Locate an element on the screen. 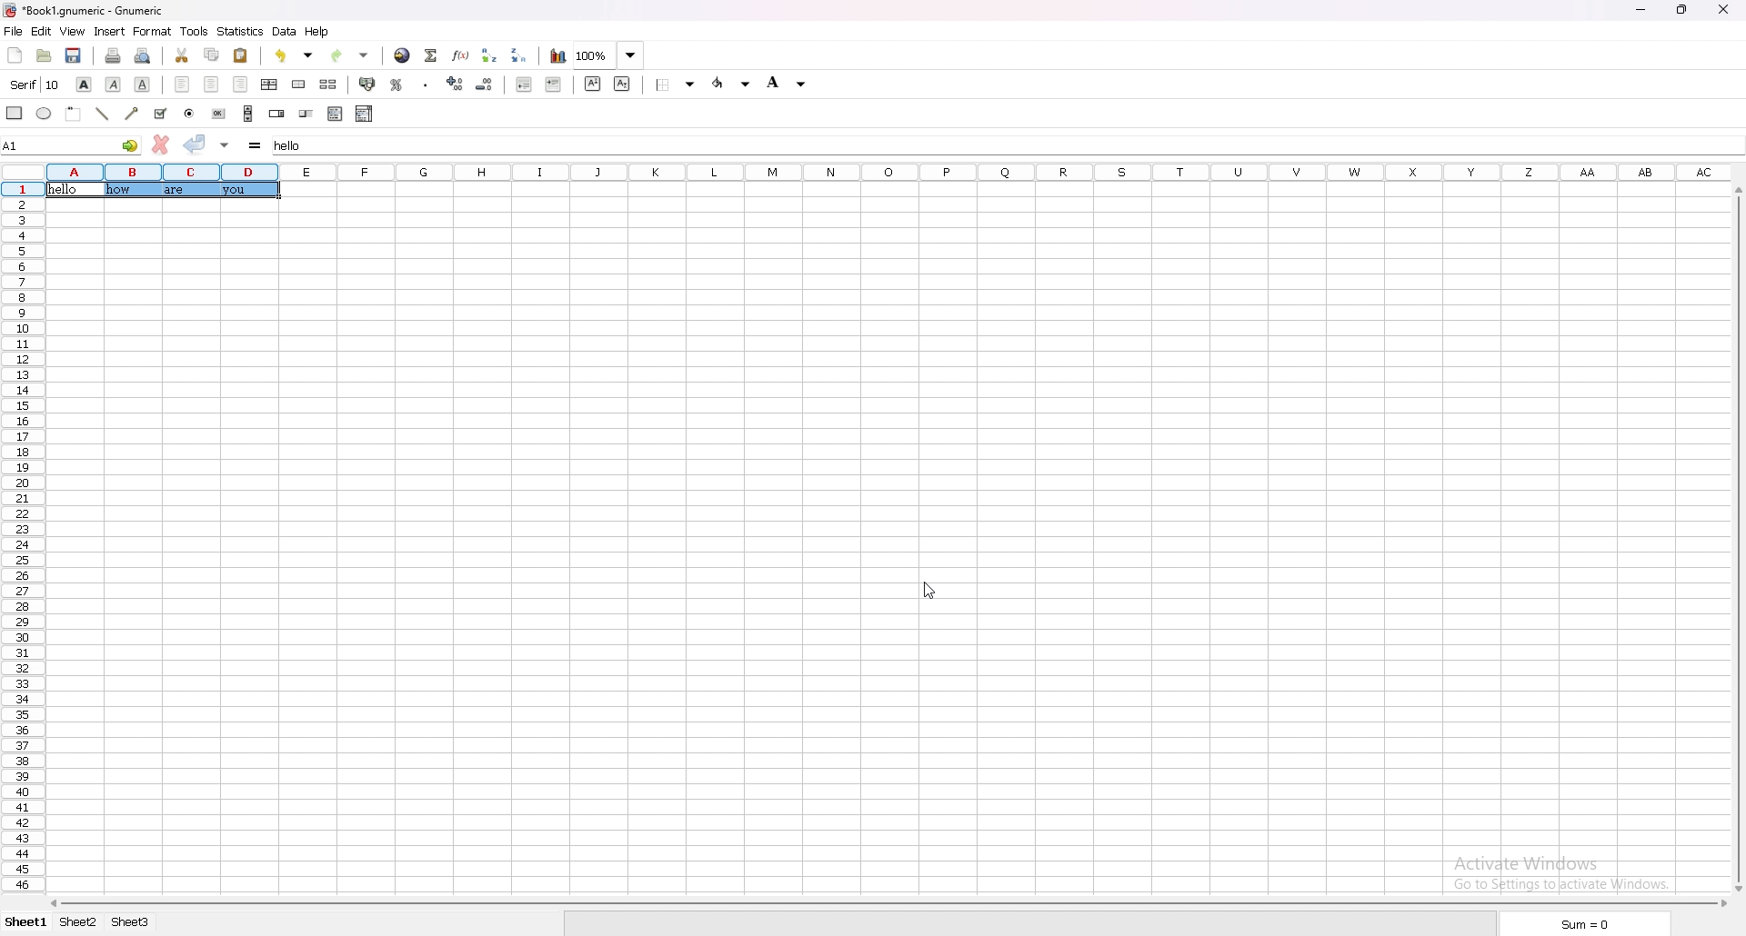 This screenshot has height=936, width=1746. frame is located at coordinates (73, 114).